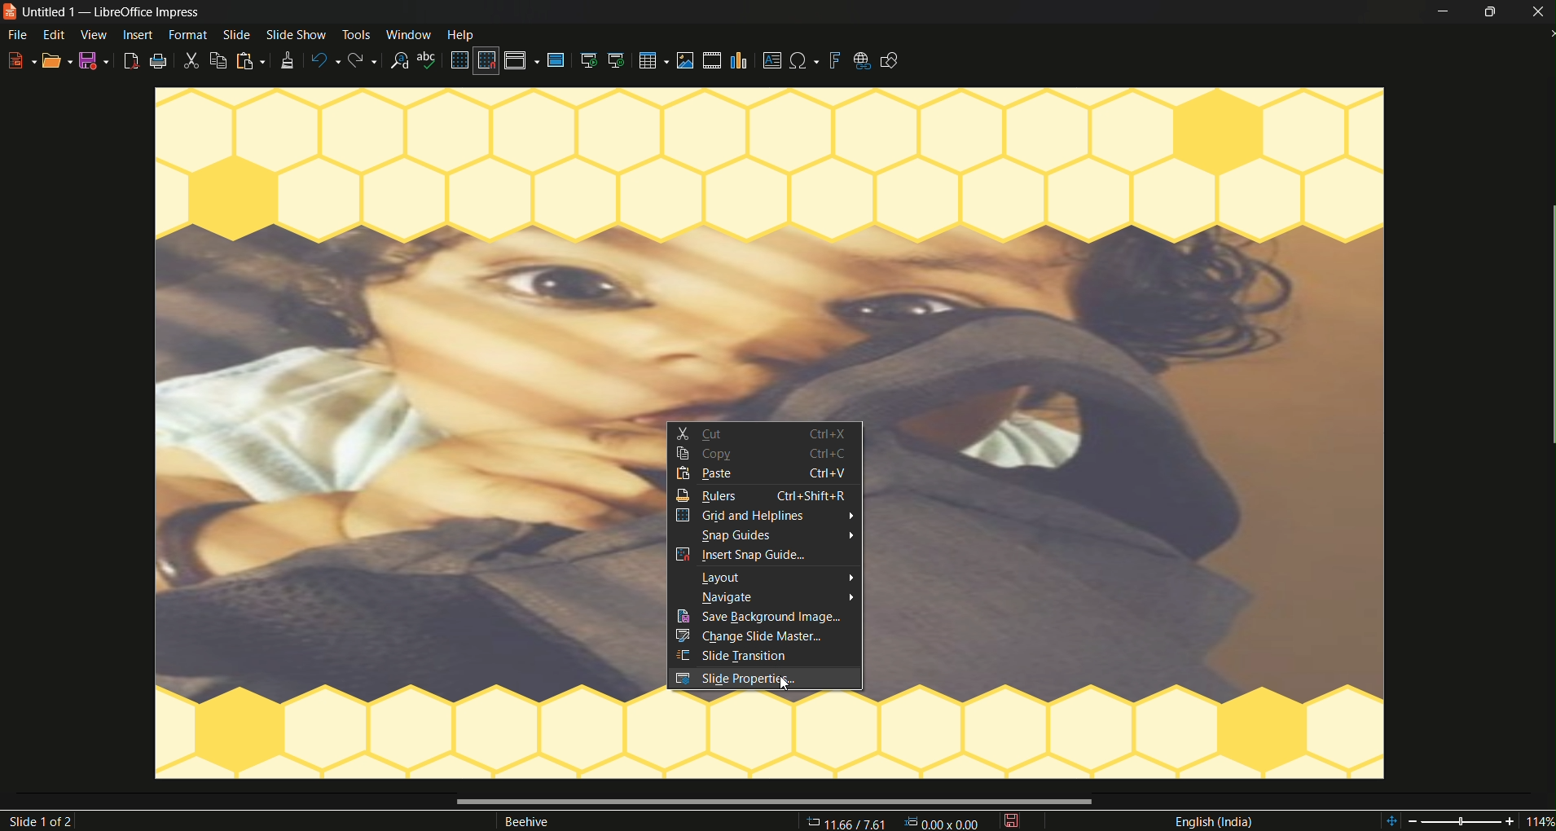 The height and width of the screenshot is (831, 1556). Describe the element at coordinates (850, 599) in the screenshot. I see `arrow` at that location.